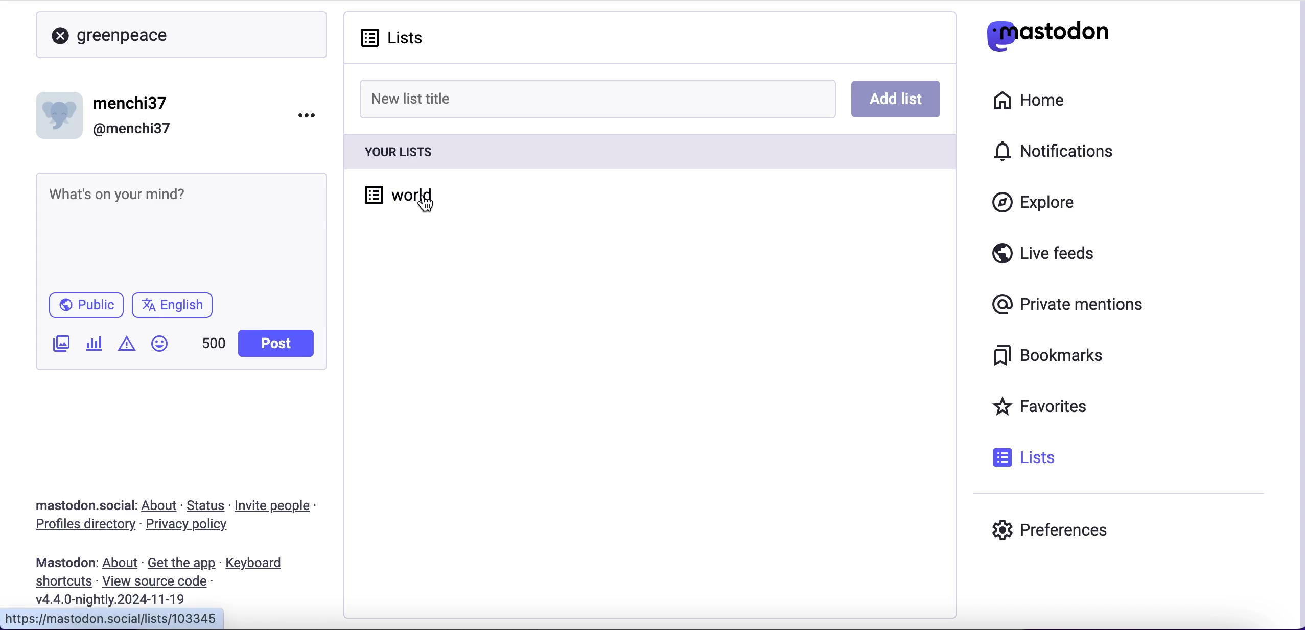  What do you see at coordinates (279, 344) in the screenshot?
I see `post button` at bounding box center [279, 344].